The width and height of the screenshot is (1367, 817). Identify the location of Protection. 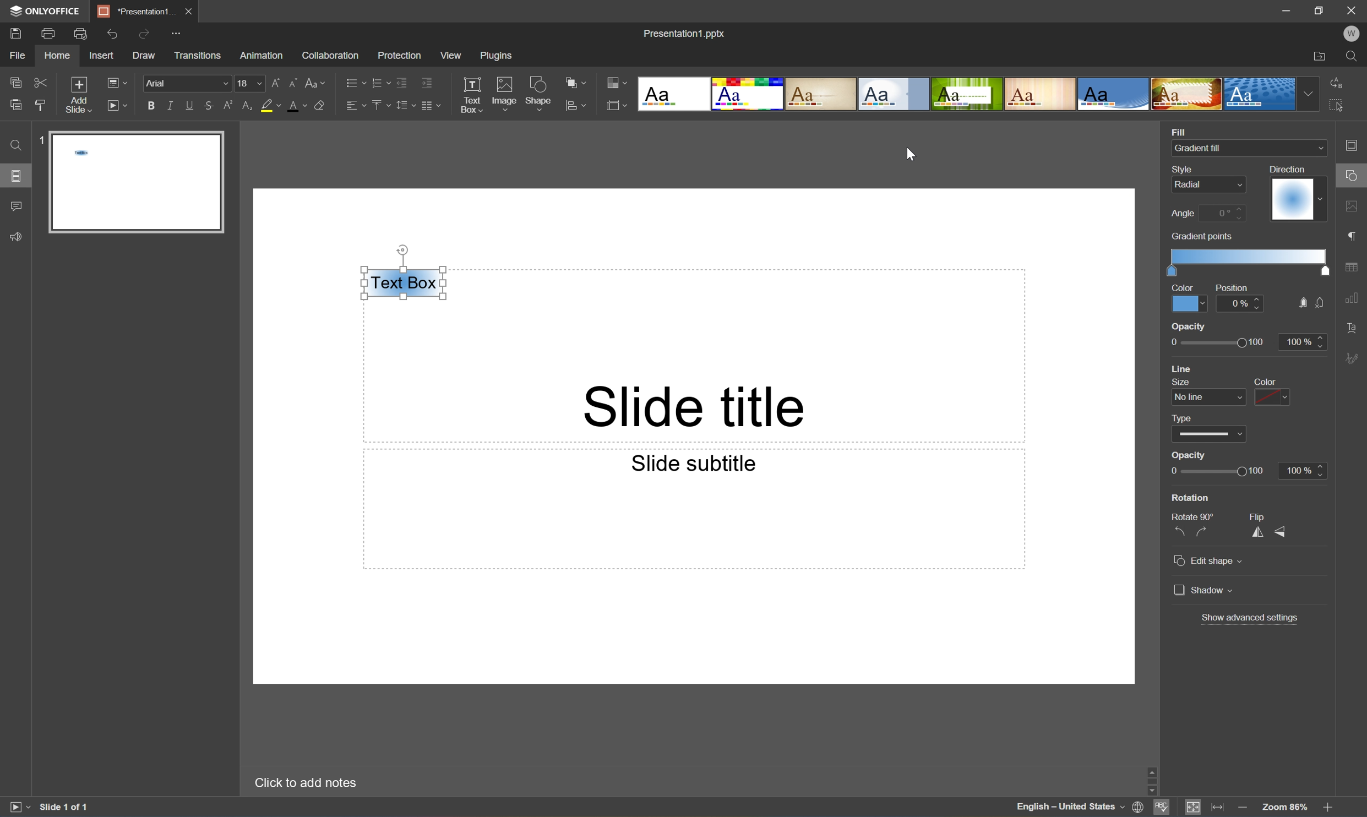
(401, 55).